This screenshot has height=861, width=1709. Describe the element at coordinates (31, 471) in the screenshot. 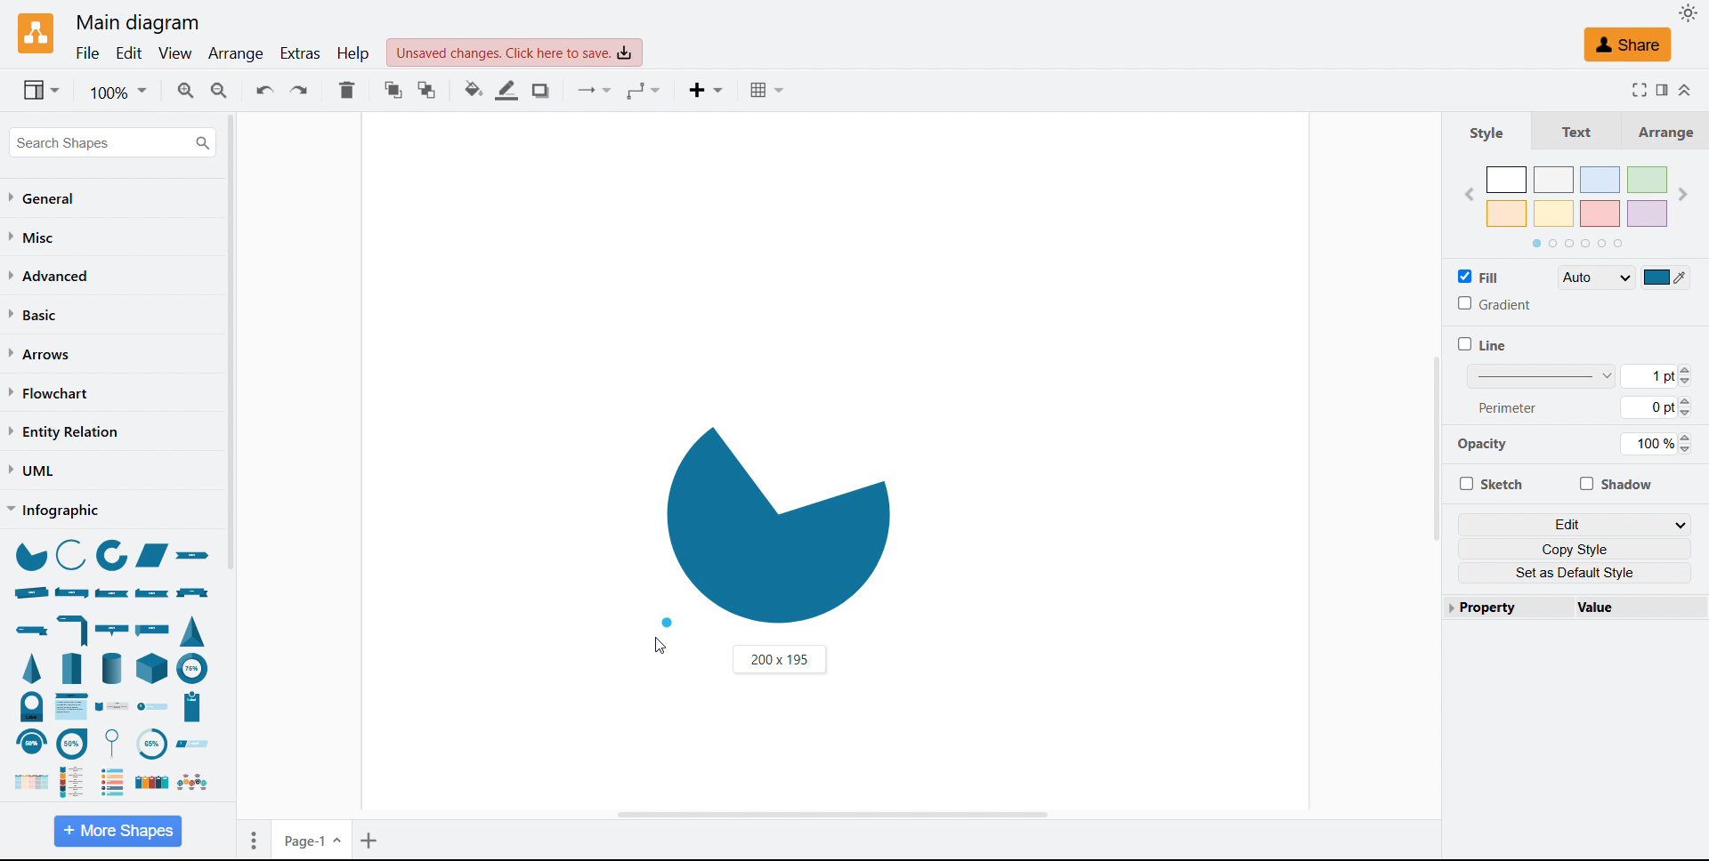

I see `UML ` at that location.